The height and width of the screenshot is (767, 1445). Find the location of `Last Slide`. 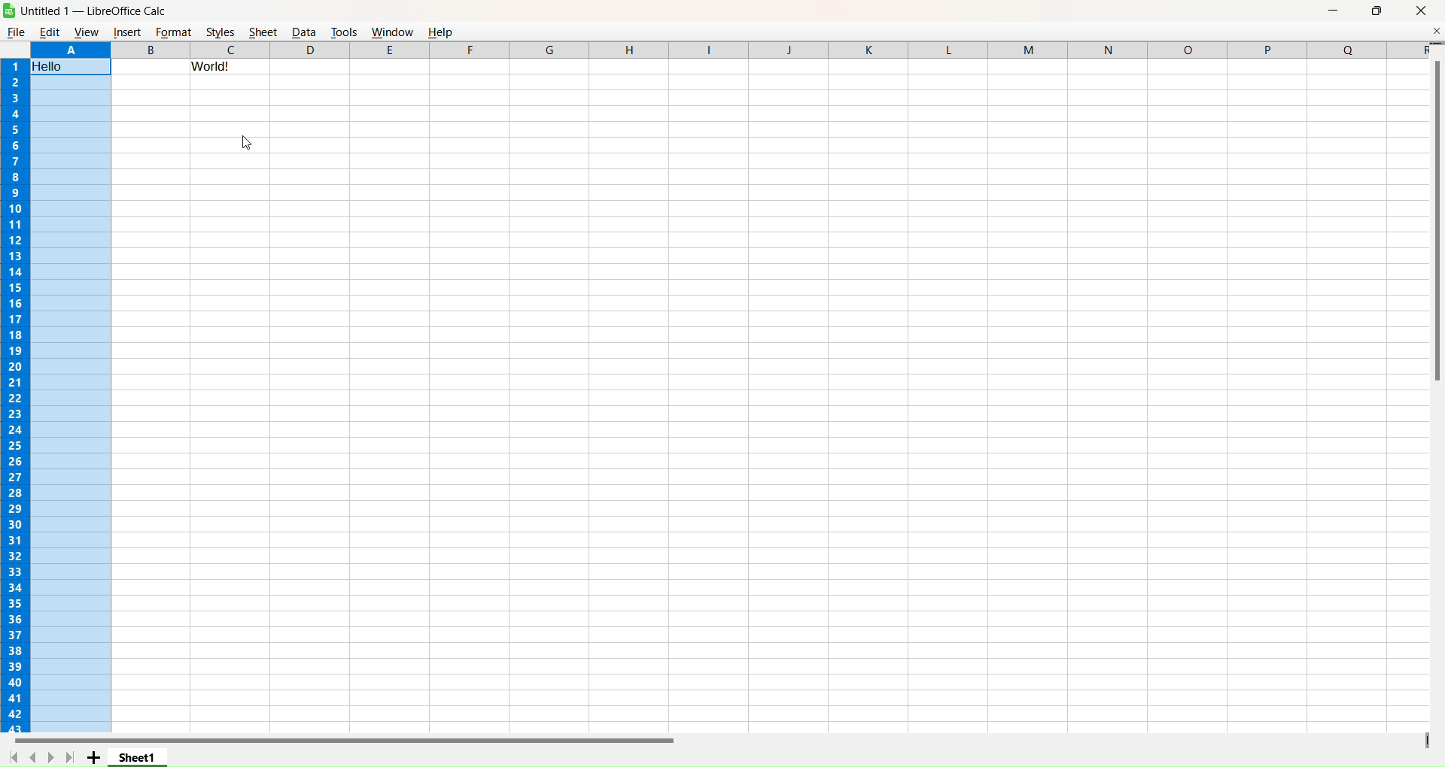

Last Slide is located at coordinates (70, 757).